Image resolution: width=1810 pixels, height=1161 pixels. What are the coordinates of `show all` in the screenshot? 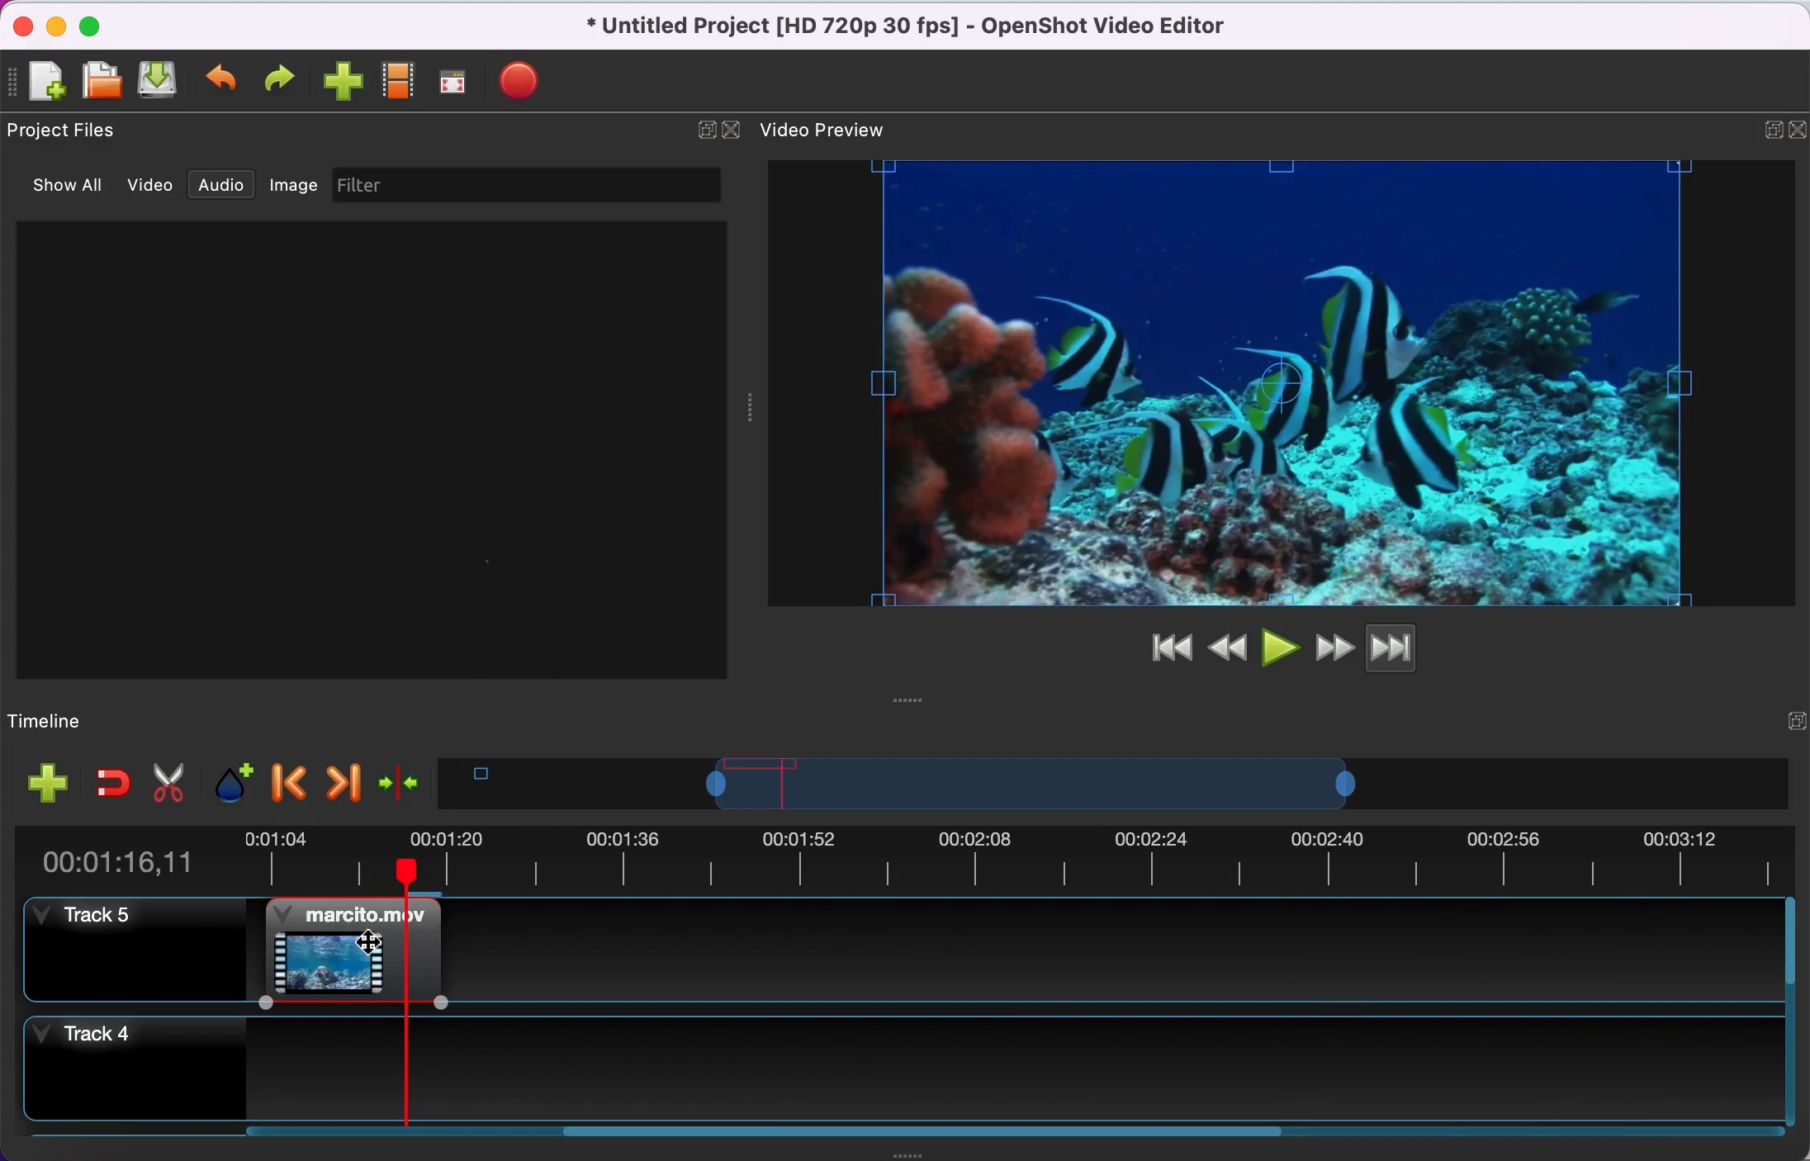 It's located at (55, 184).